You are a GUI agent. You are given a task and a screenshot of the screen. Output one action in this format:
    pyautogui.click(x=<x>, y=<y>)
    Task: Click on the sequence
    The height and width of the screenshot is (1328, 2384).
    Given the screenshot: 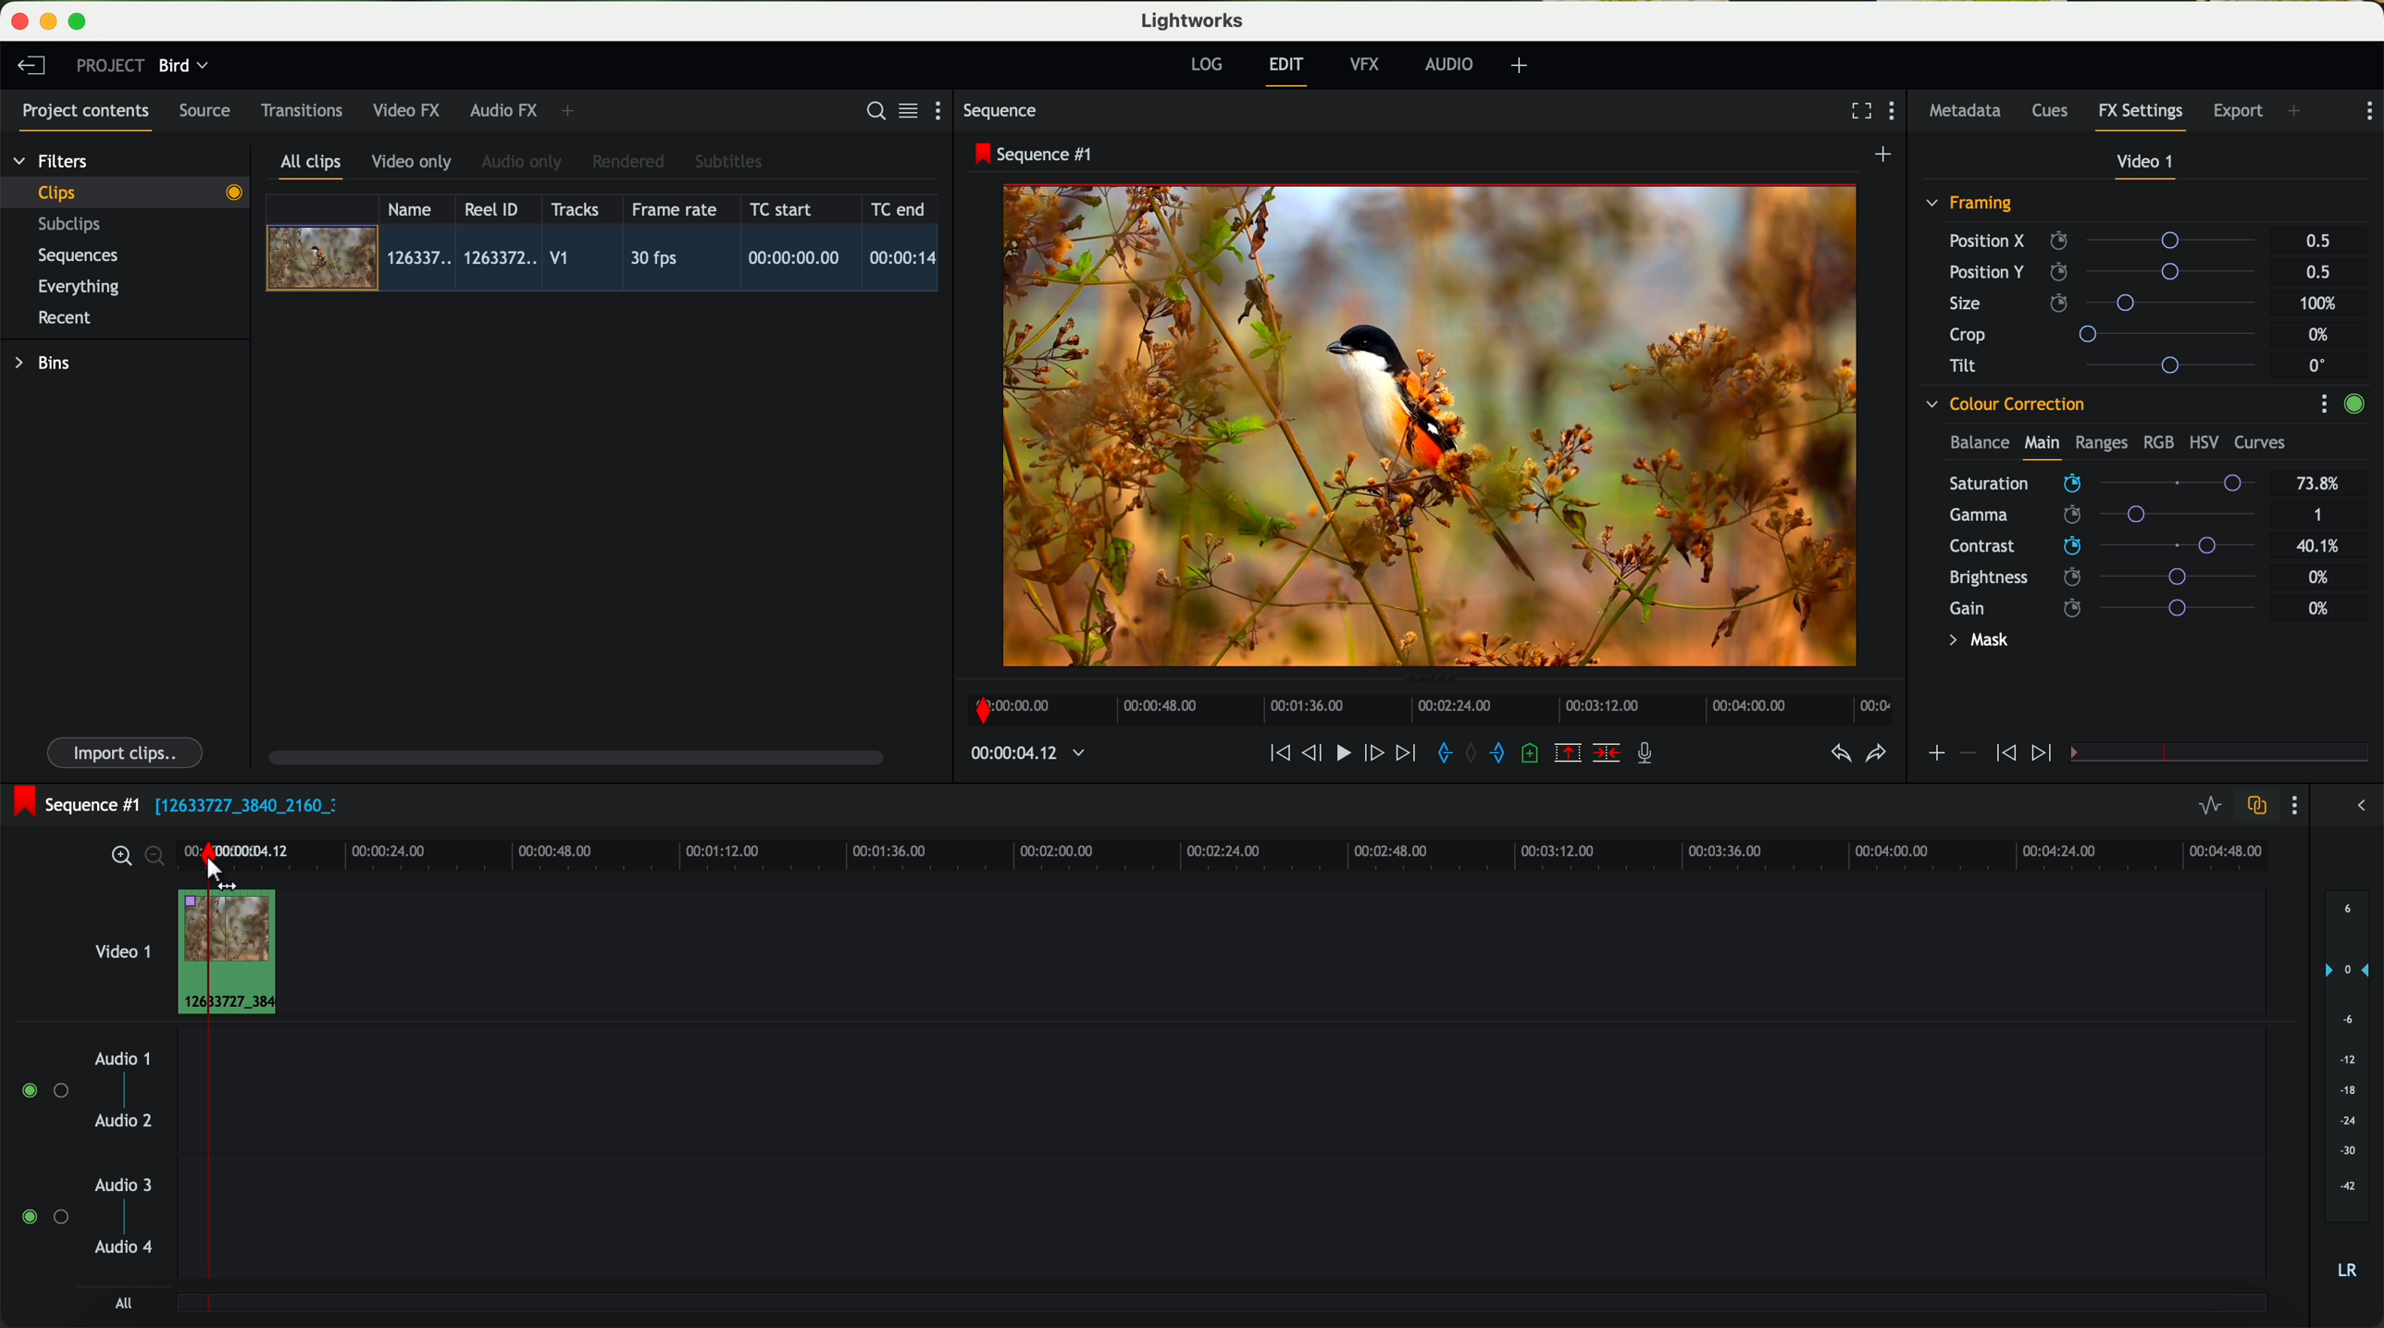 What is the action you would take?
    pyautogui.click(x=1000, y=111)
    